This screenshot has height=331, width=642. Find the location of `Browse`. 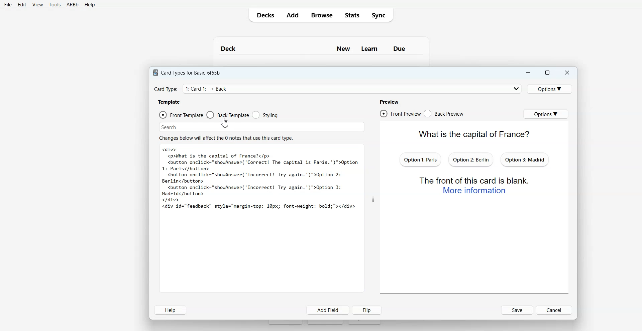

Browse is located at coordinates (321, 15).